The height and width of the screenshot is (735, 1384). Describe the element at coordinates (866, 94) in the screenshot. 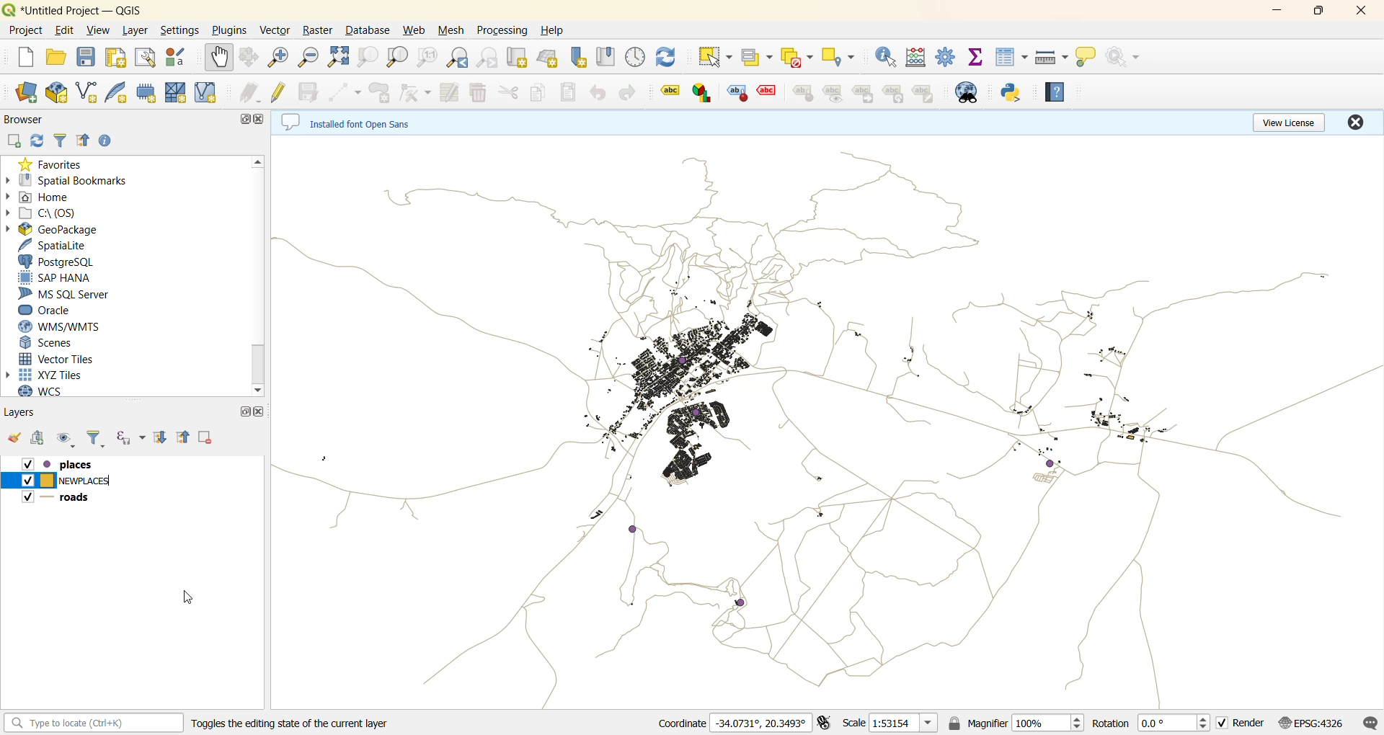

I see `linked label` at that location.